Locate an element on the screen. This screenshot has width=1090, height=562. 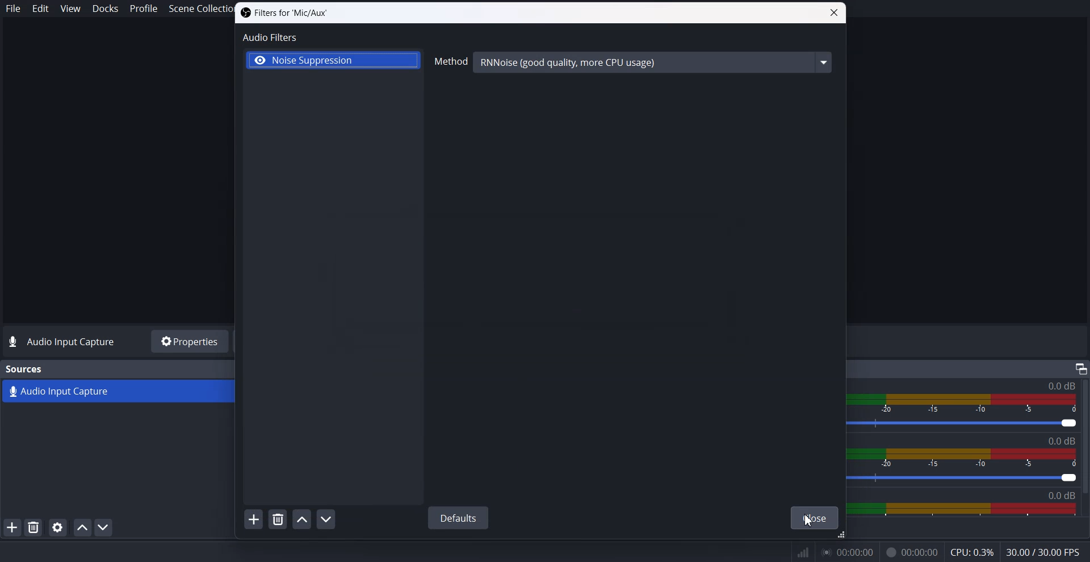
Text is located at coordinates (25, 369).